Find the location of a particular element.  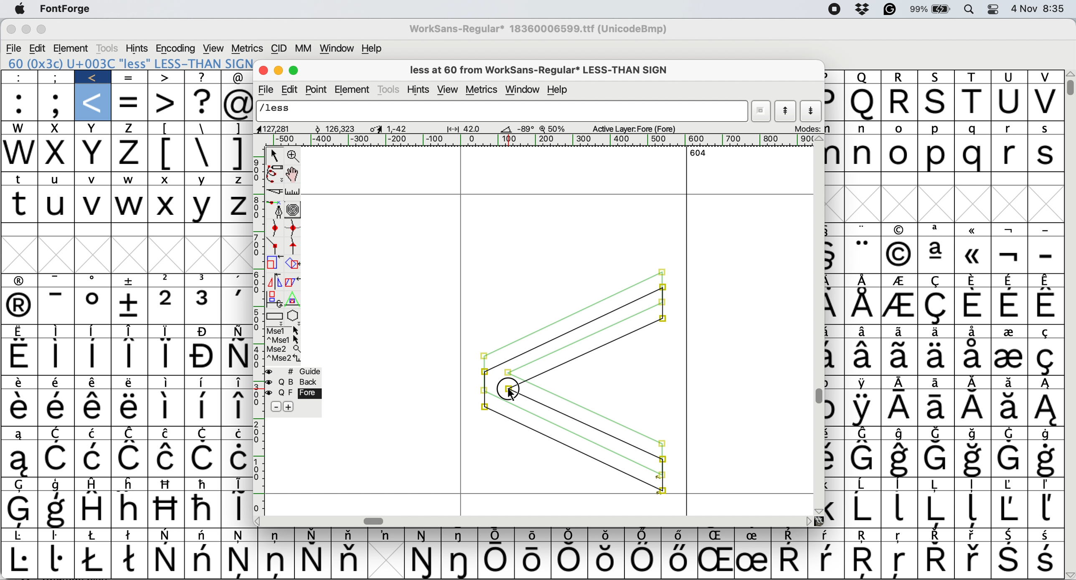

\ is located at coordinates (203, 152).